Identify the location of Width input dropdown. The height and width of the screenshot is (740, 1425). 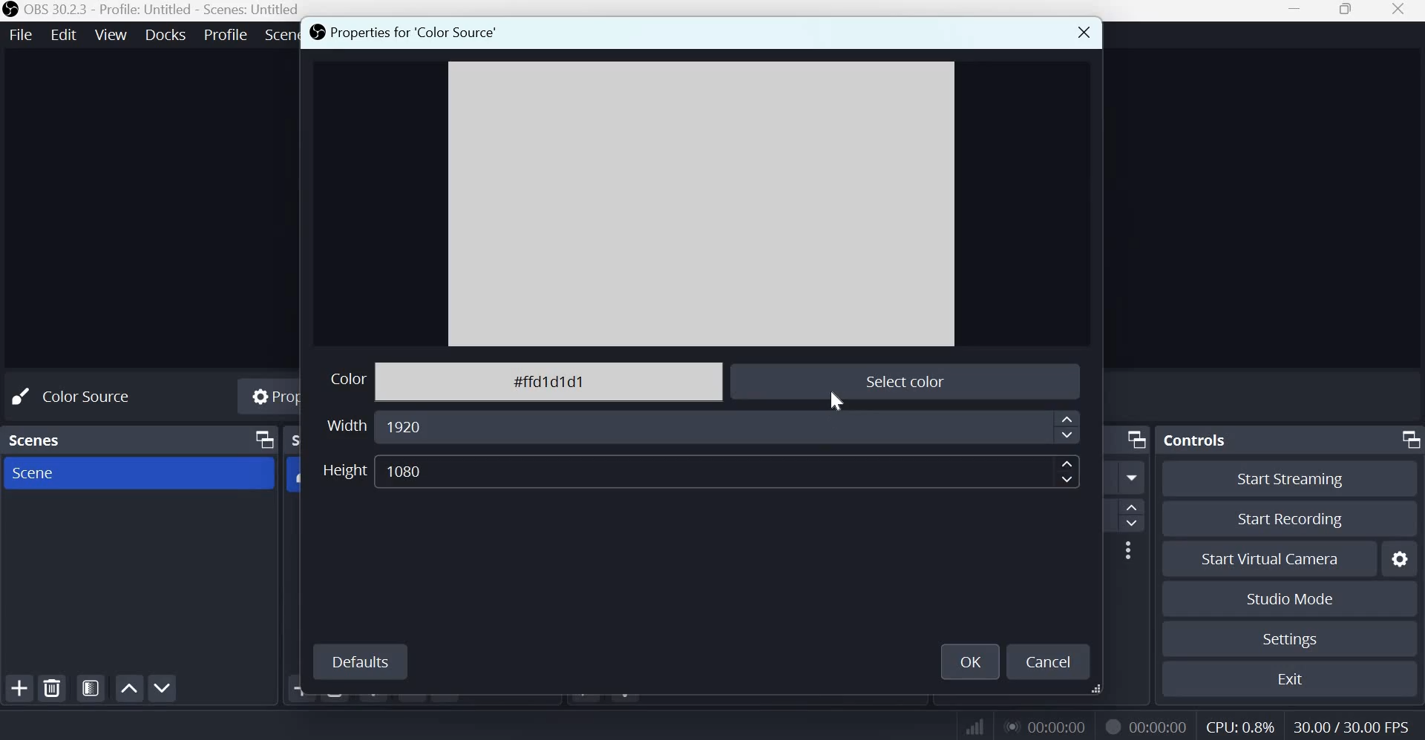
(730, 429).